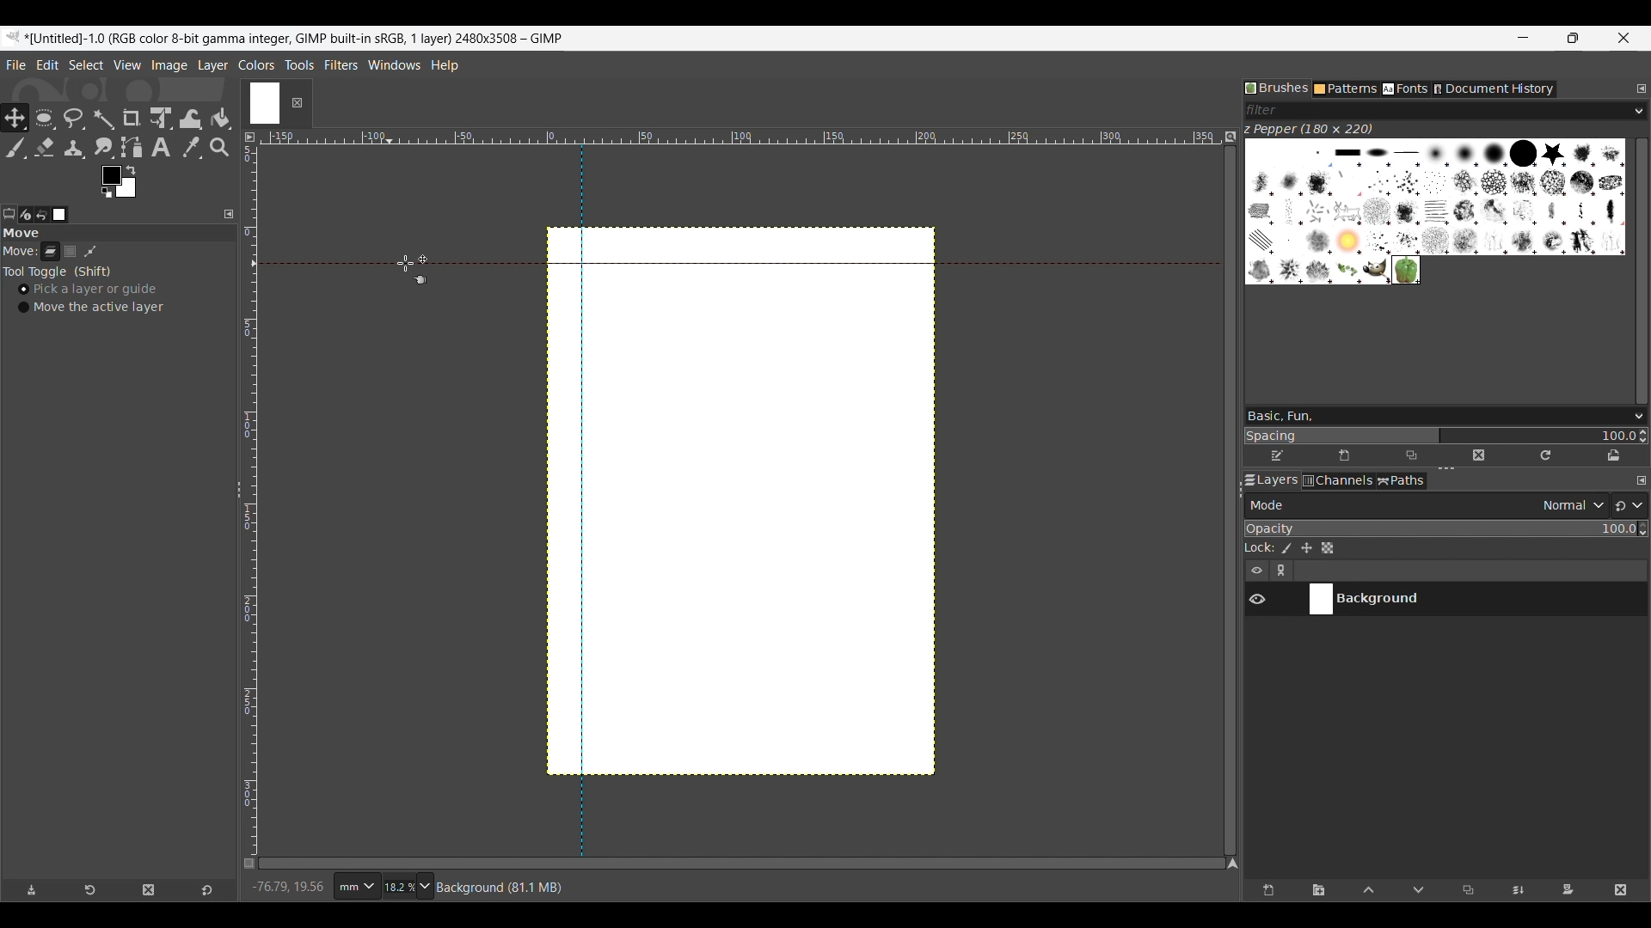 This screenshot has width=1651, height=928. Describe the element at coordinates (1468, 890) in the screenshot. I see `Duplicate selected layer` at that location.